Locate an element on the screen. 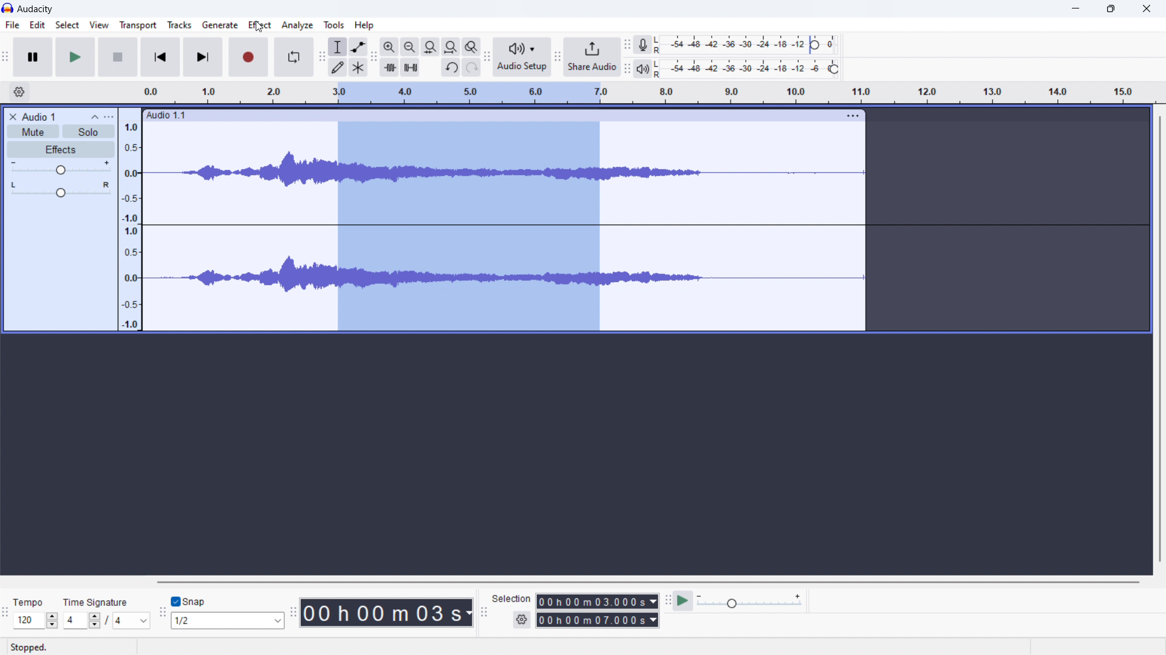  / is located at coordinates (107, 620).